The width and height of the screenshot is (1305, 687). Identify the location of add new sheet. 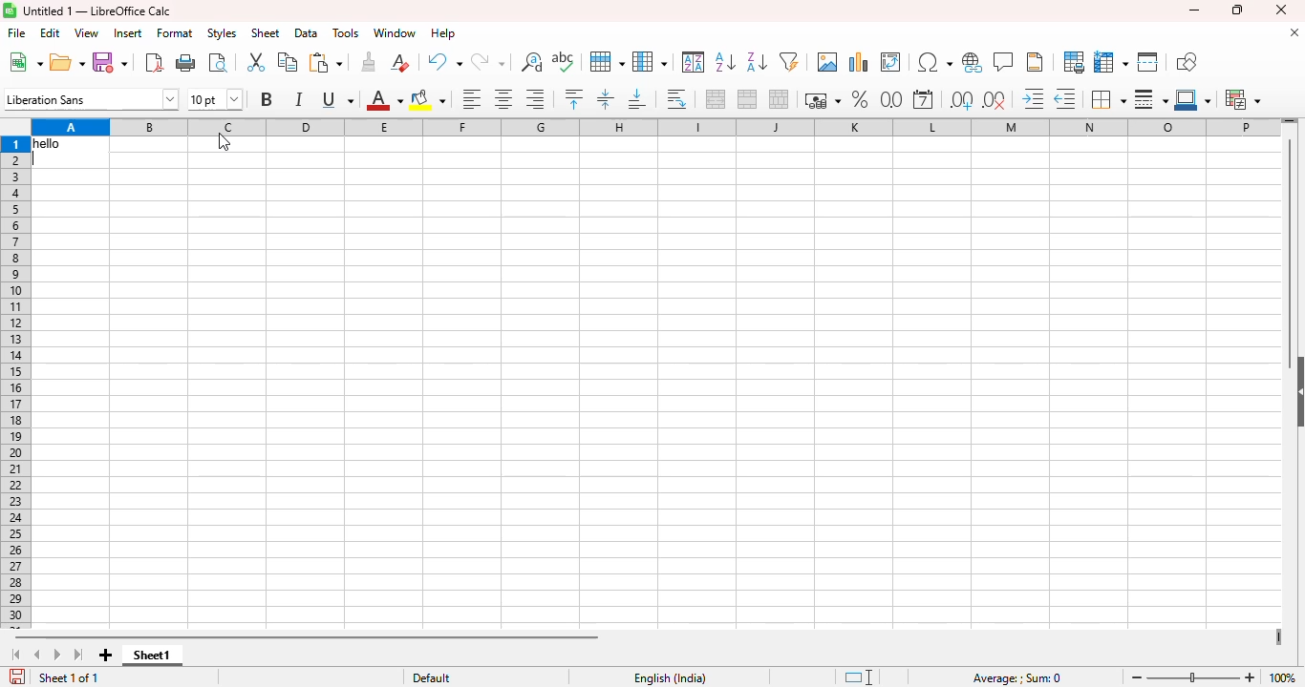
(106, 655).